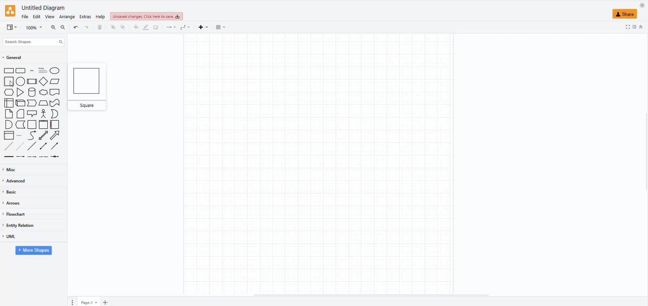 This screenshot has width=648, height=306. I want to click on cylinder, so click(32, 93).